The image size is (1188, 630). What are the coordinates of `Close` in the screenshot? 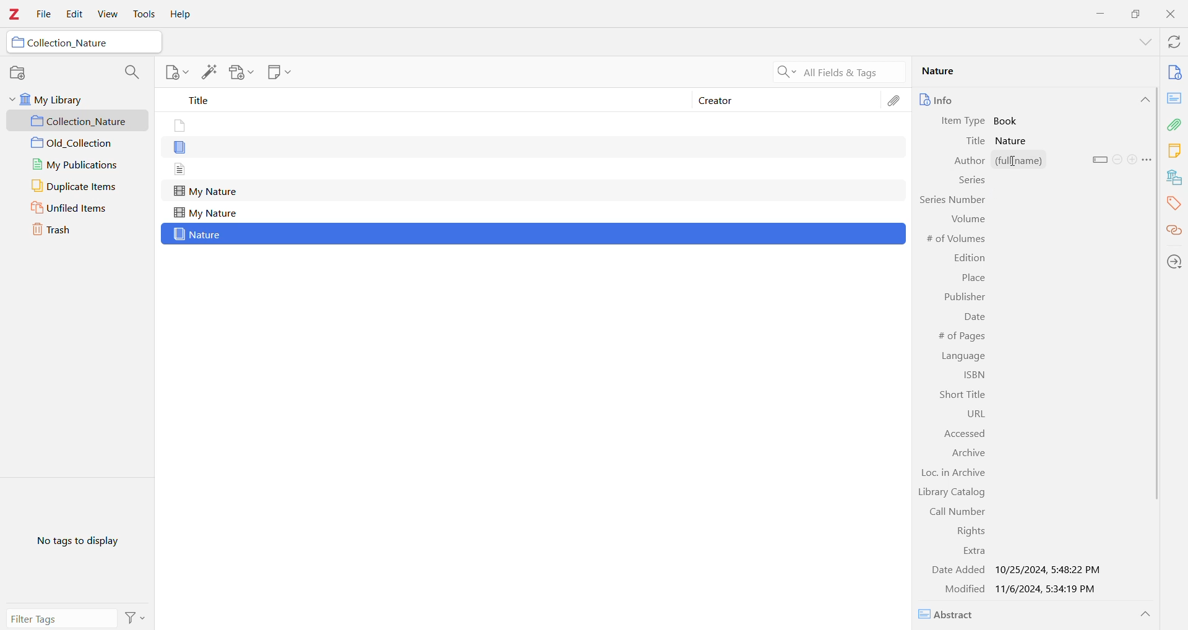 It's located at (1173, 15).